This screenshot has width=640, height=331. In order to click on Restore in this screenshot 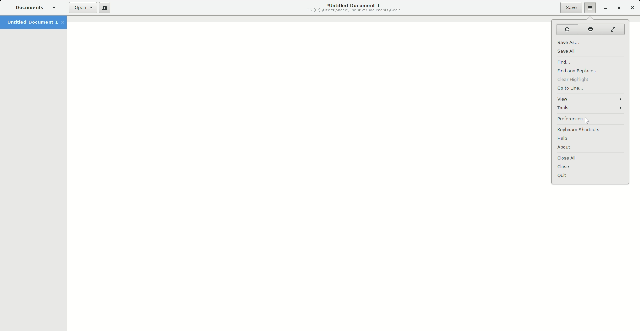, I will do `click(618, 8)`.